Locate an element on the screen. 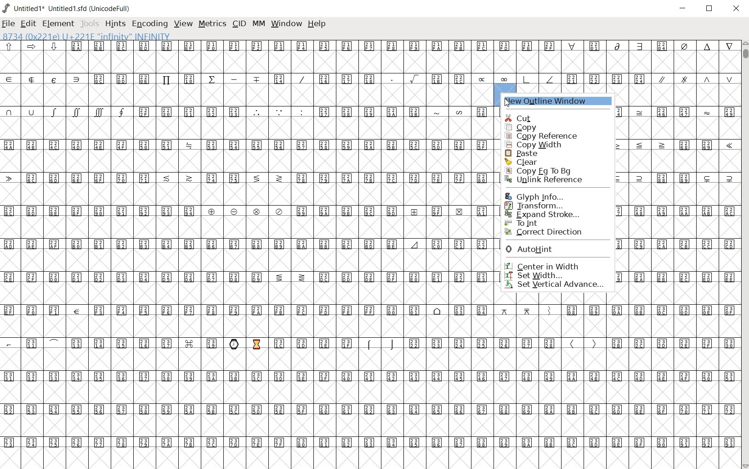 The width and height of the screenshot is (749, 469). empty glyph slots is located at coordinates (250, 162).